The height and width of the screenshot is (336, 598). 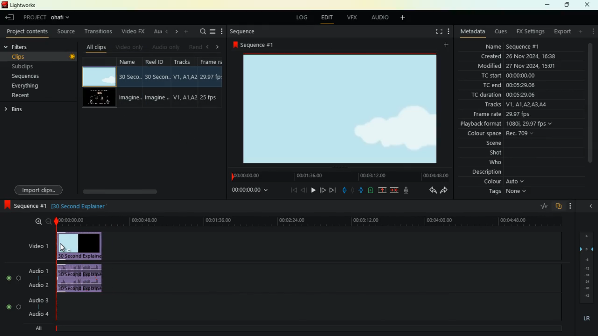 I want to click on overlap, so click(x=558, y=207).